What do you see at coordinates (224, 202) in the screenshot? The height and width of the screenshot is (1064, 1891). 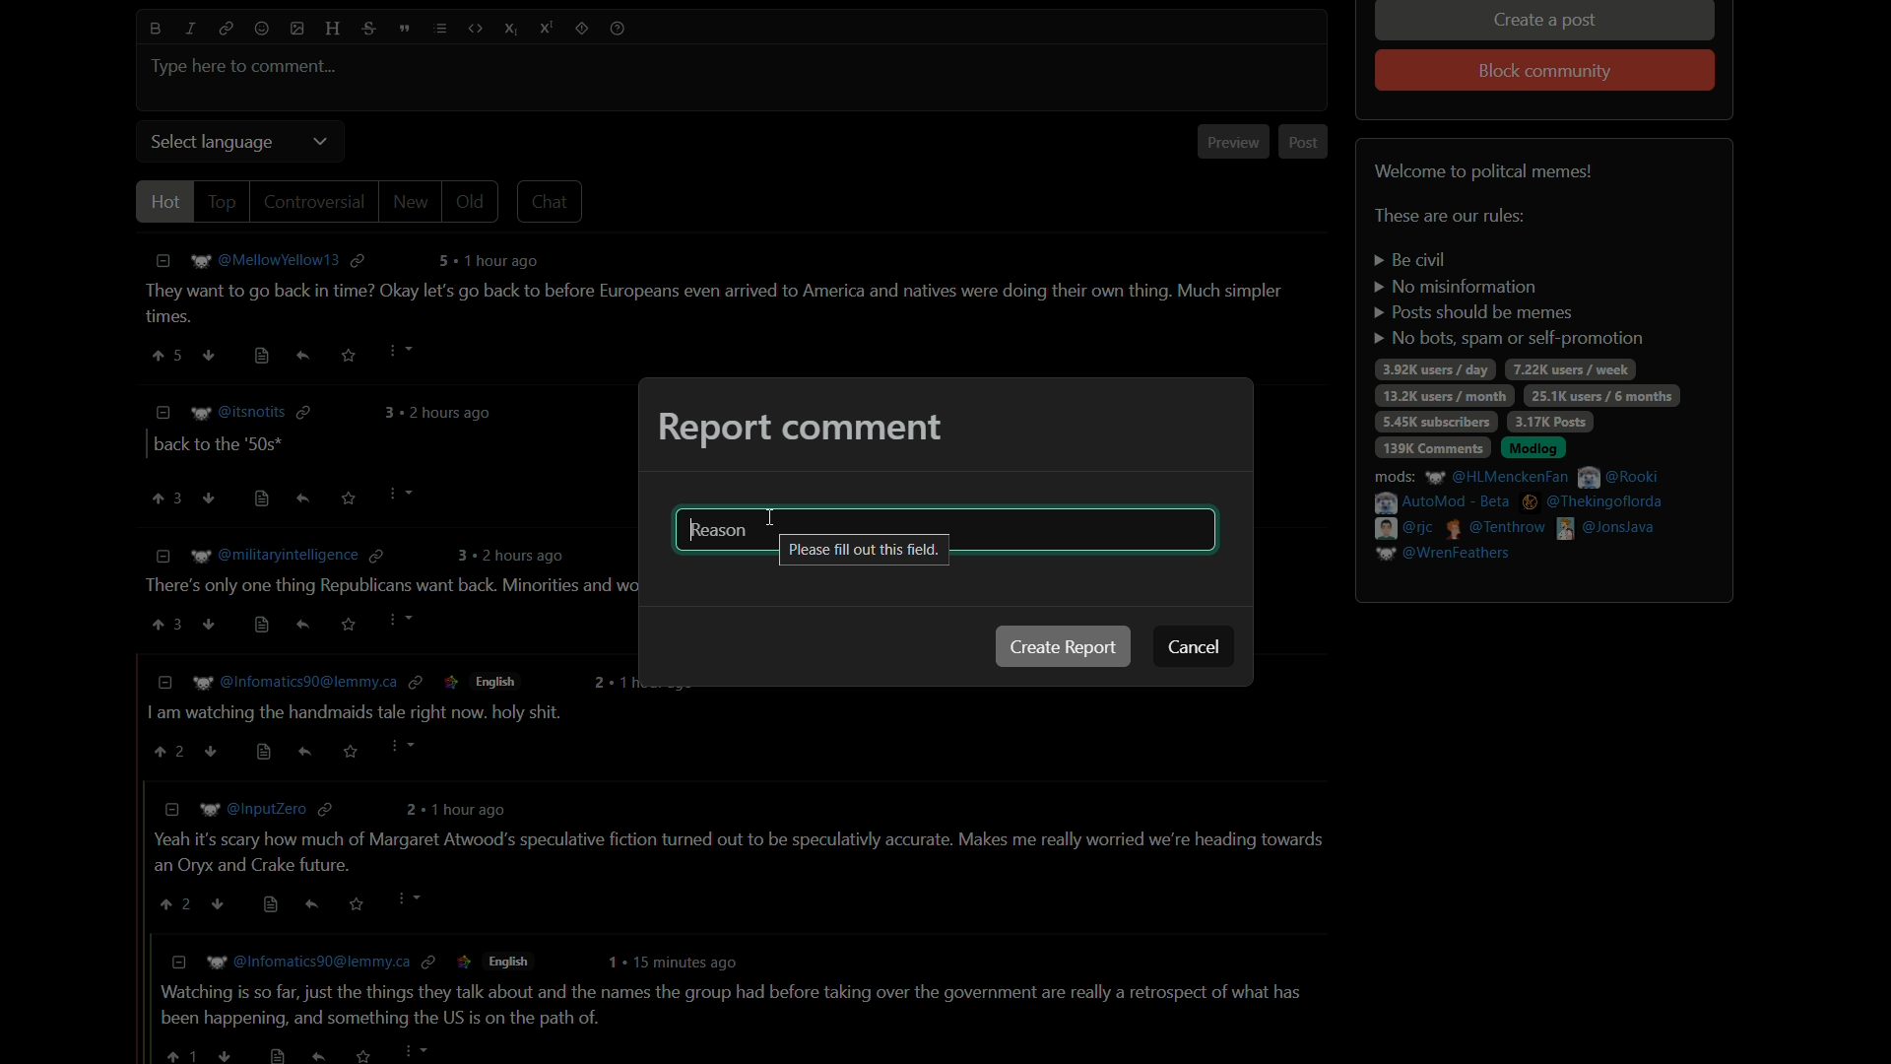 I see `top` at bounding box center [224, 202].